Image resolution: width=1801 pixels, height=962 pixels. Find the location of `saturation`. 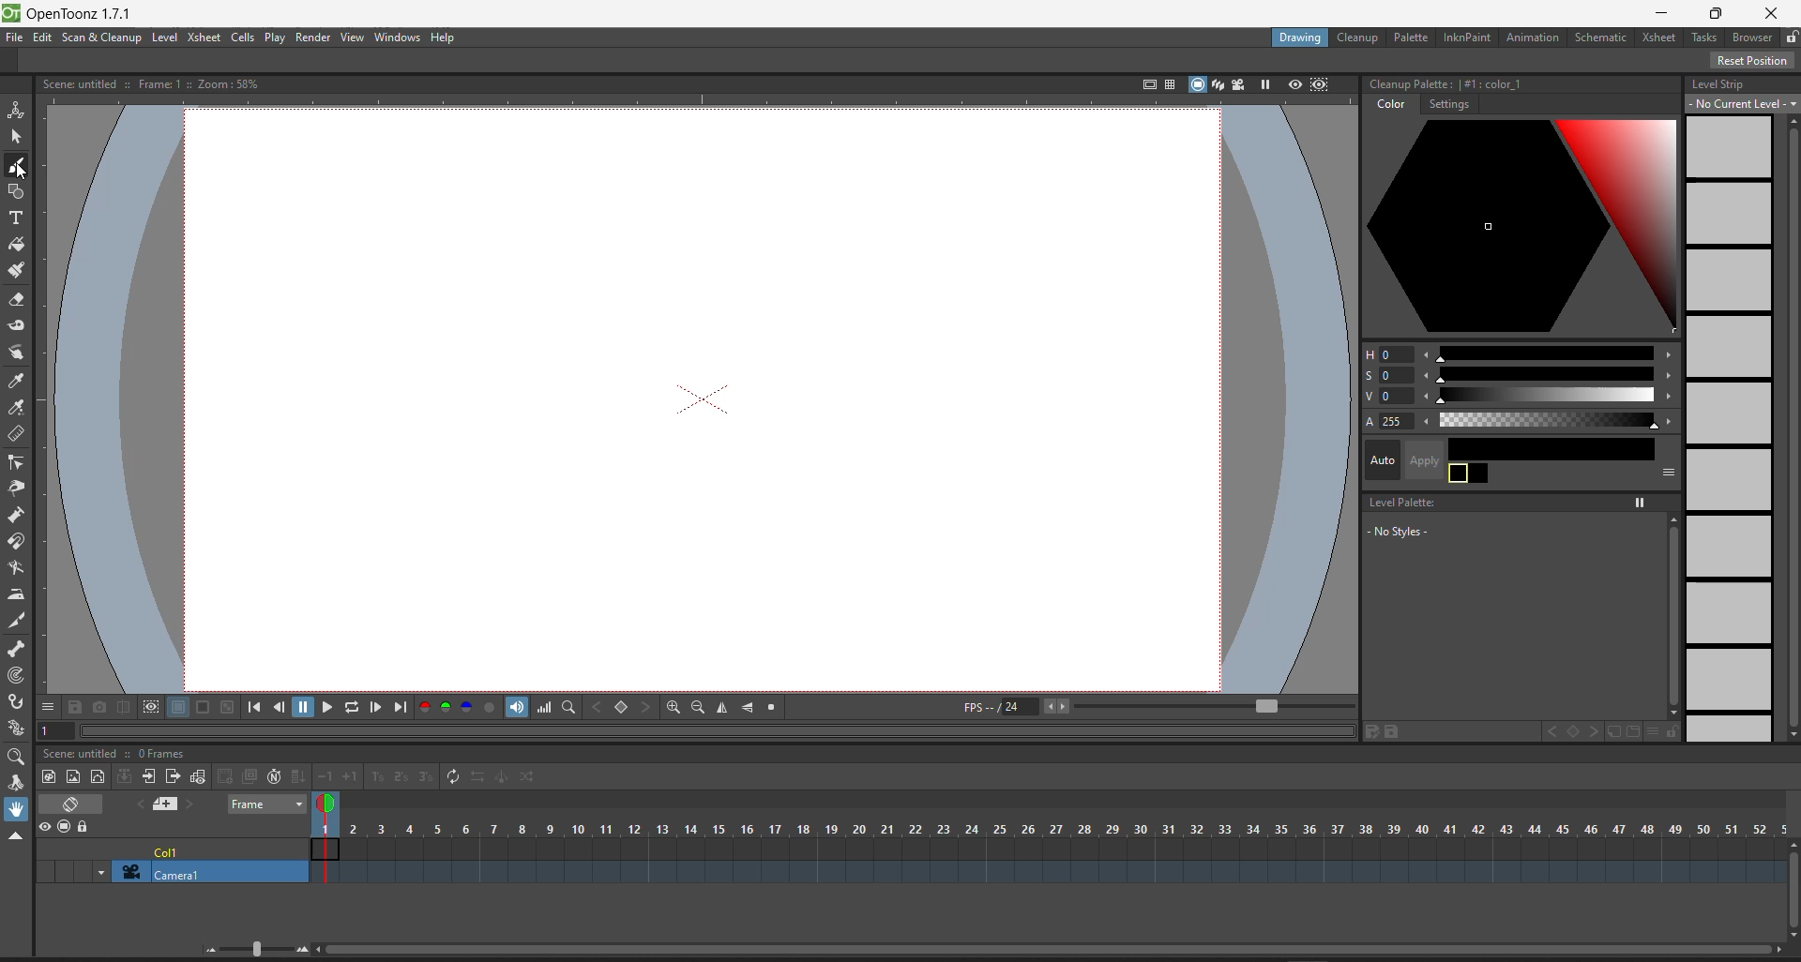

saturation is located at coordinates (1385, 378).